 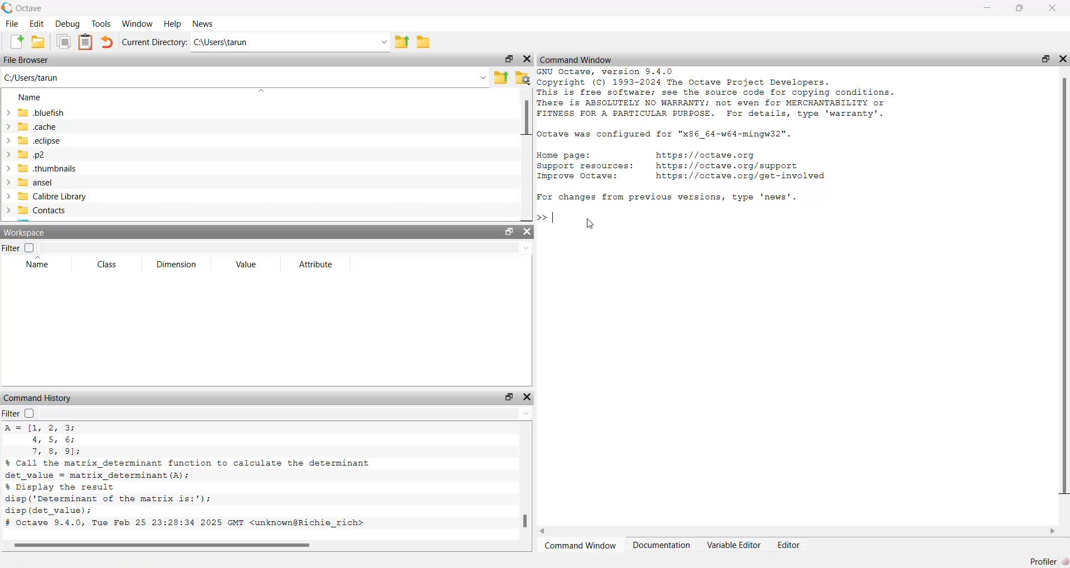 I want to click on thumbnails, so click(x=43, y=168).